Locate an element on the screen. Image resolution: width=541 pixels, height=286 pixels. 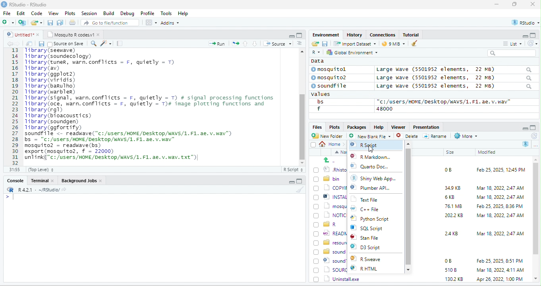
© soundfile is located at coordinates (332, 86).